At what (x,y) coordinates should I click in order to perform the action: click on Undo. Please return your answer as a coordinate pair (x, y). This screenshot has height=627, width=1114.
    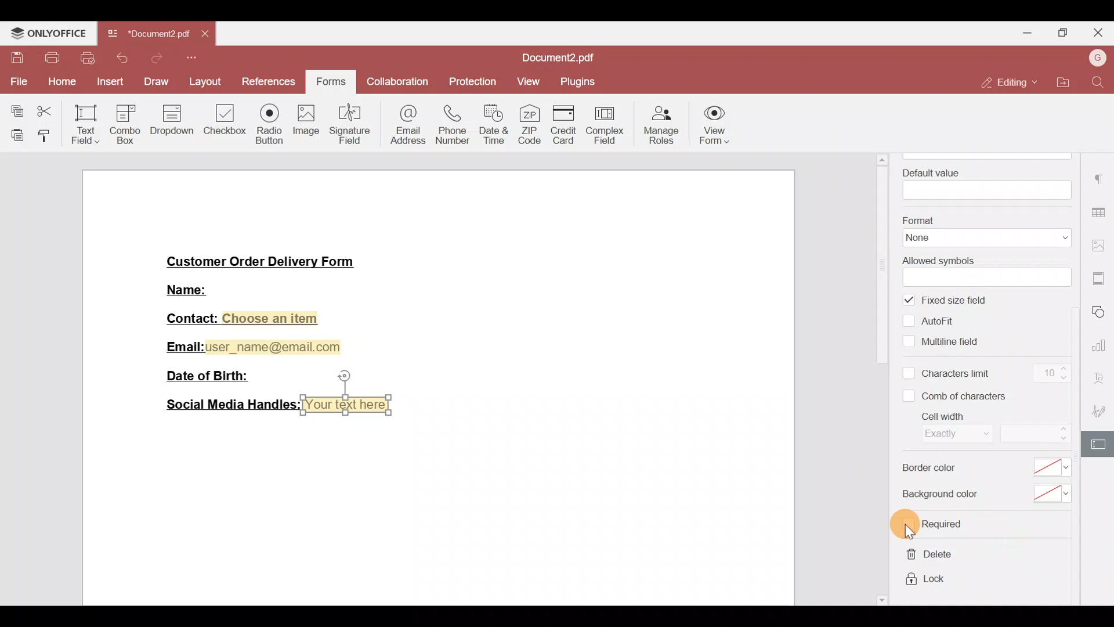
    Looking at the image, I should click on (124, 58).